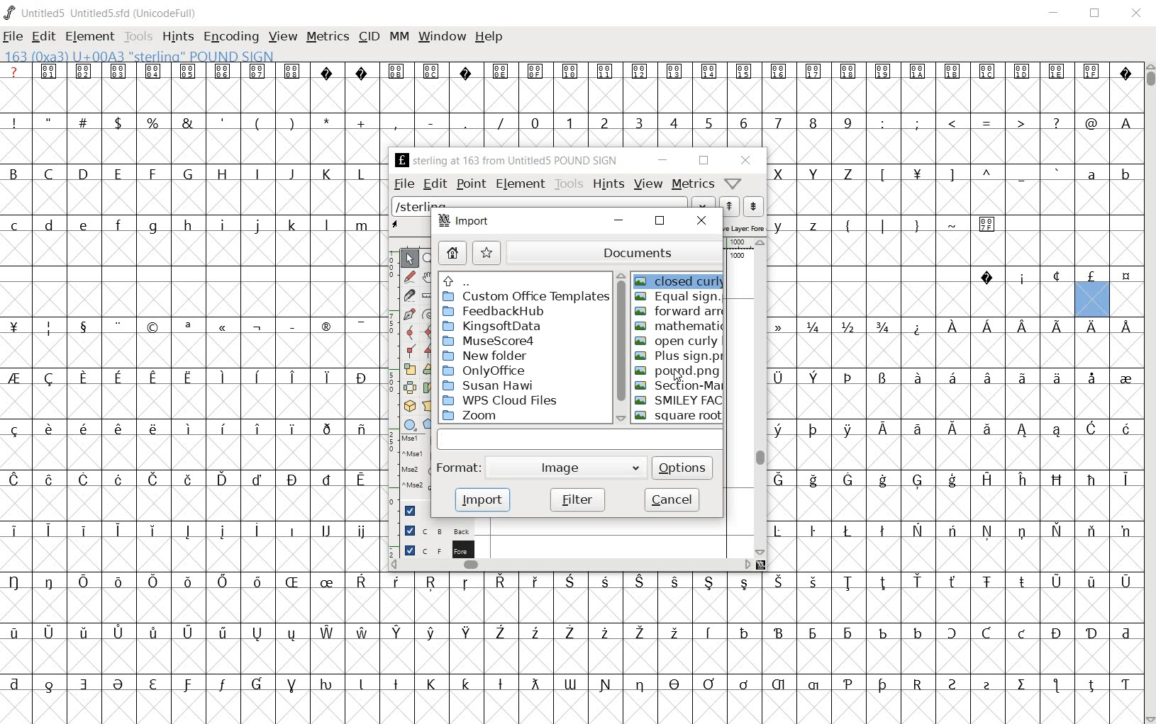  I want to click on &, so click(189, 122).